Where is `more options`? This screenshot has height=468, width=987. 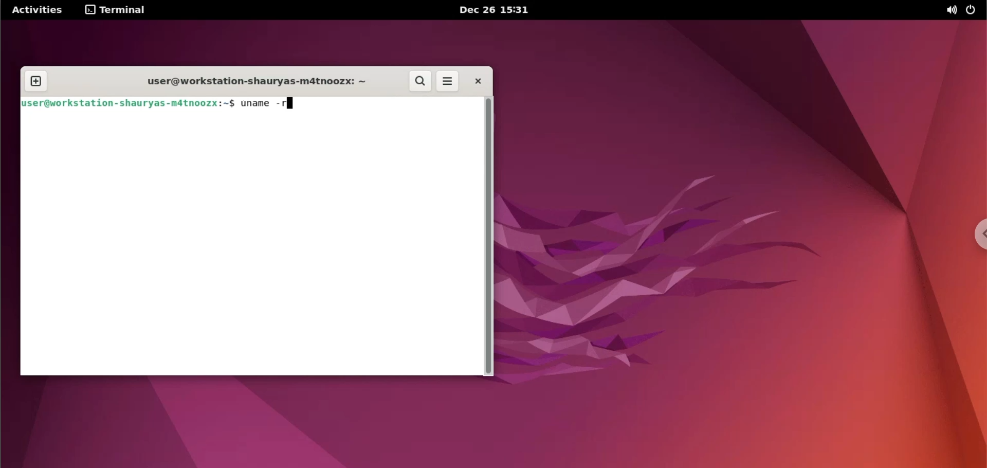
more options is located at coordinates (448, 82).